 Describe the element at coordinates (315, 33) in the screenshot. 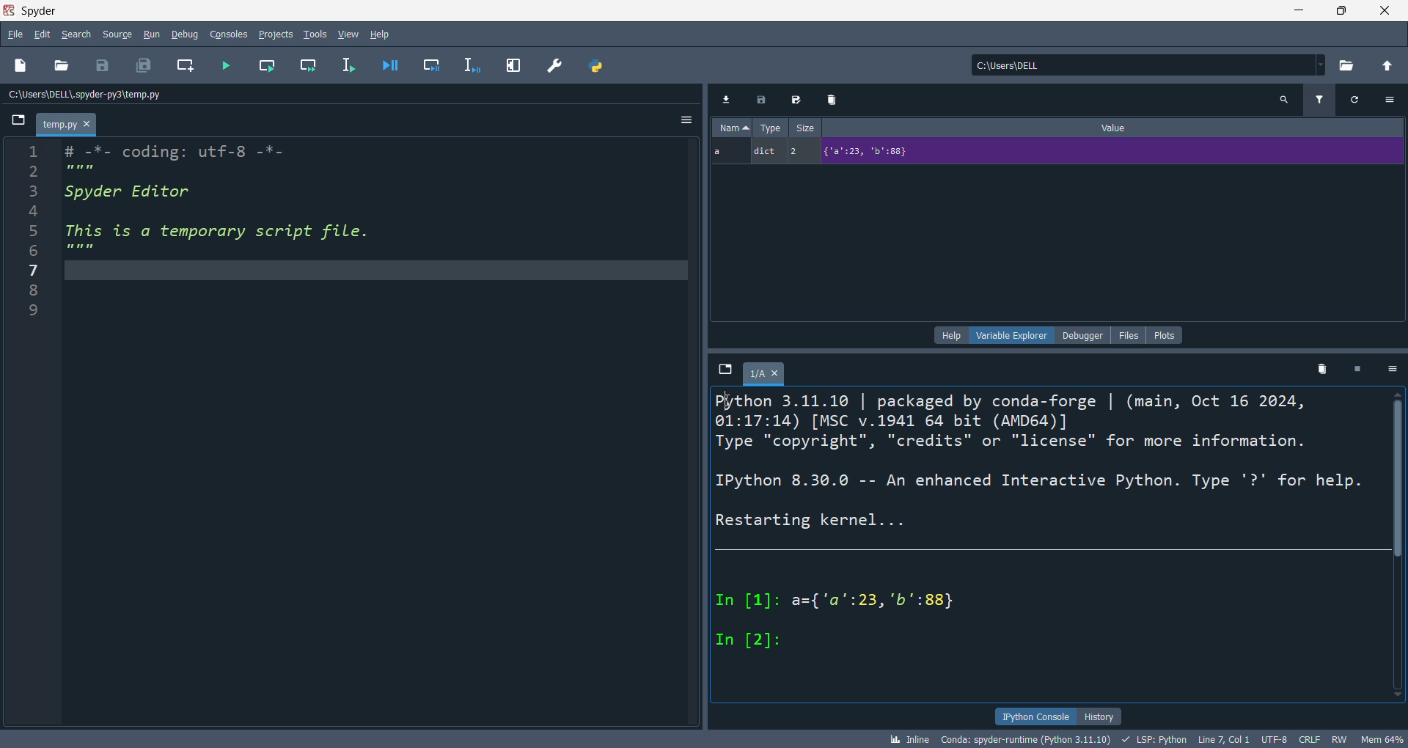

I see `tools` at that location.